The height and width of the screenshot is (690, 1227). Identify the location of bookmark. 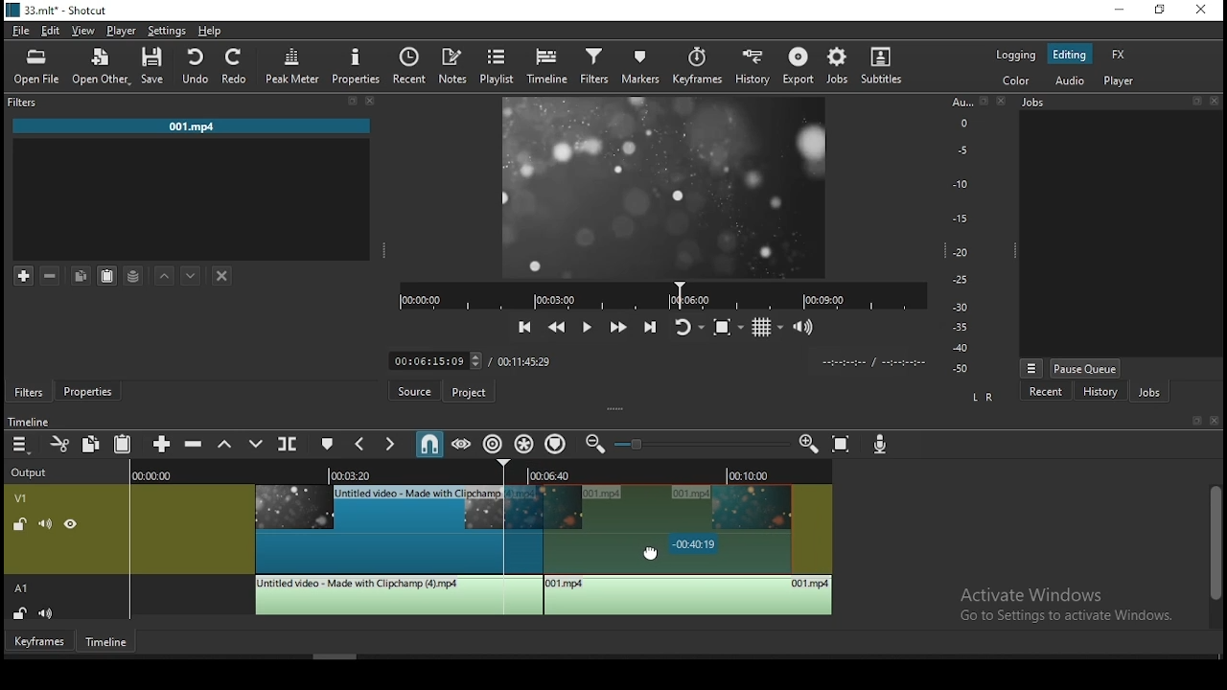
(1192, 421).